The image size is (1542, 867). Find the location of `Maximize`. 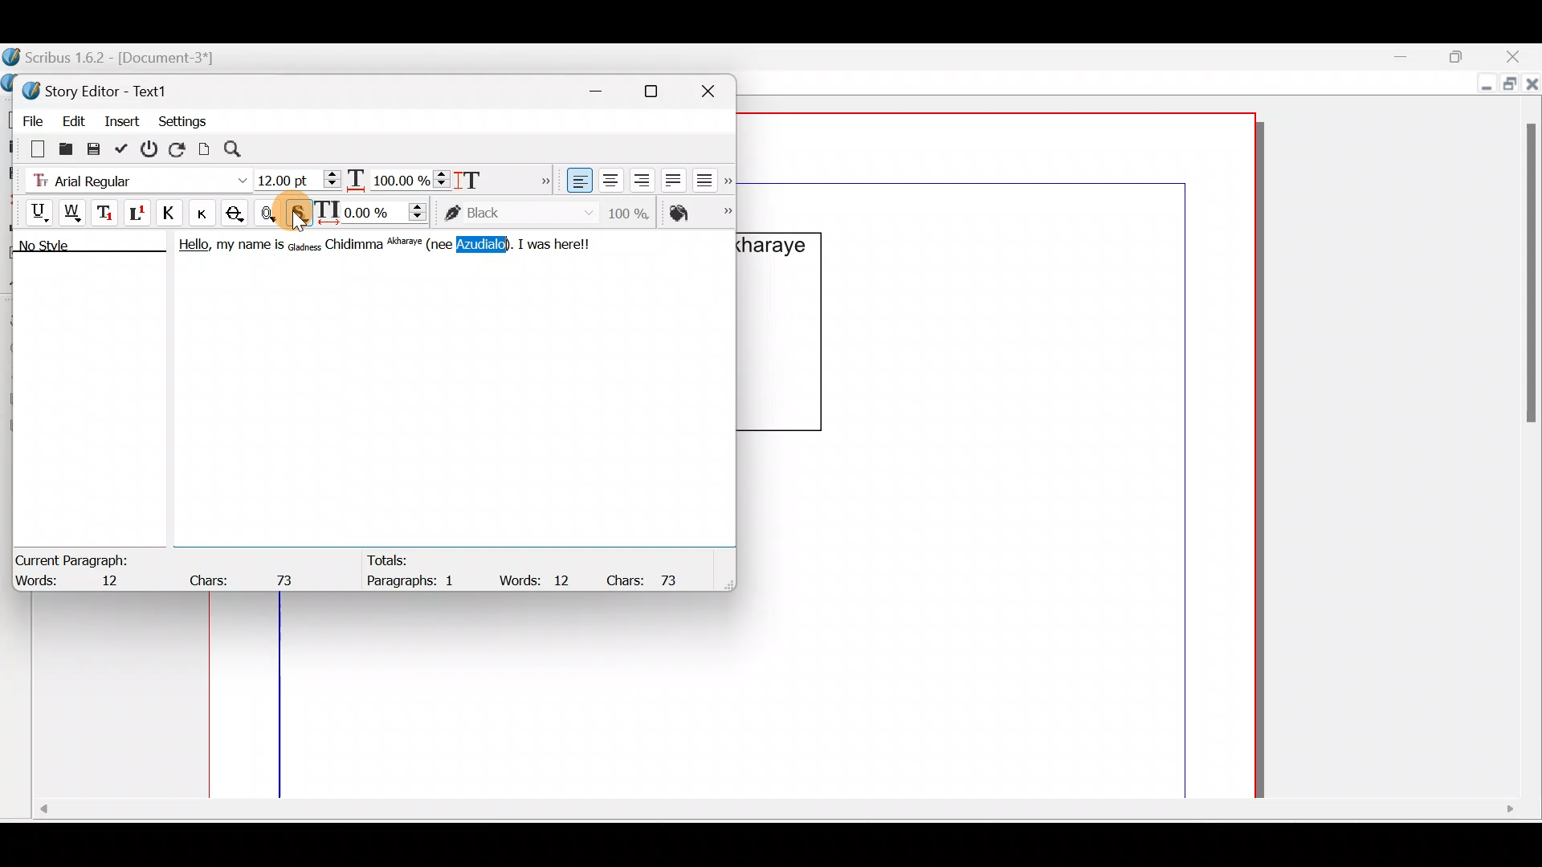

Maximize is located at coordinates (1466, 55).